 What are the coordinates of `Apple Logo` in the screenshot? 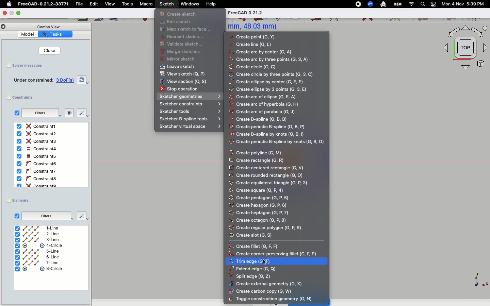 It's located at (8, 4).